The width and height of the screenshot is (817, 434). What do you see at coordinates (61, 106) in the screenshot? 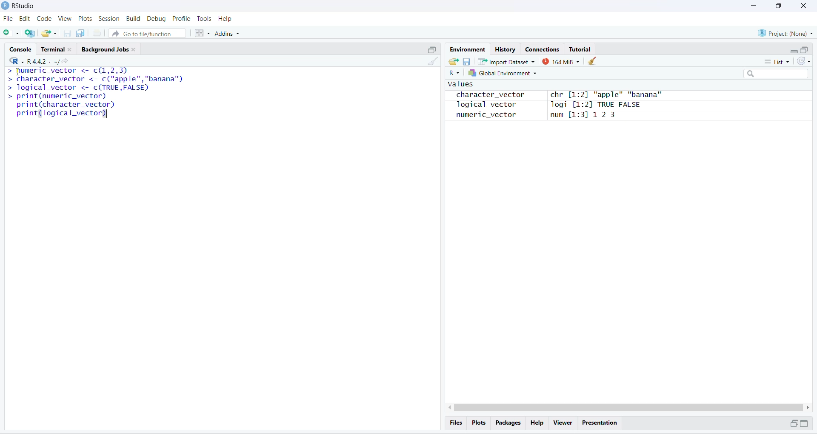
I see `print(numeric_vector)
print(character_vector)
print(logical_vector)|` at bounding box center [61, 106].